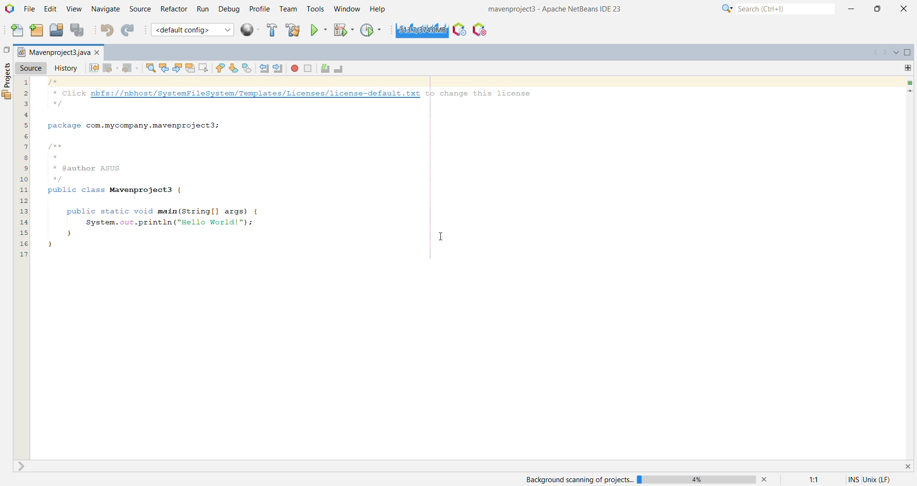  Describe the element at coordinates (30, 10) in the screenshot. I see `File` at that location.